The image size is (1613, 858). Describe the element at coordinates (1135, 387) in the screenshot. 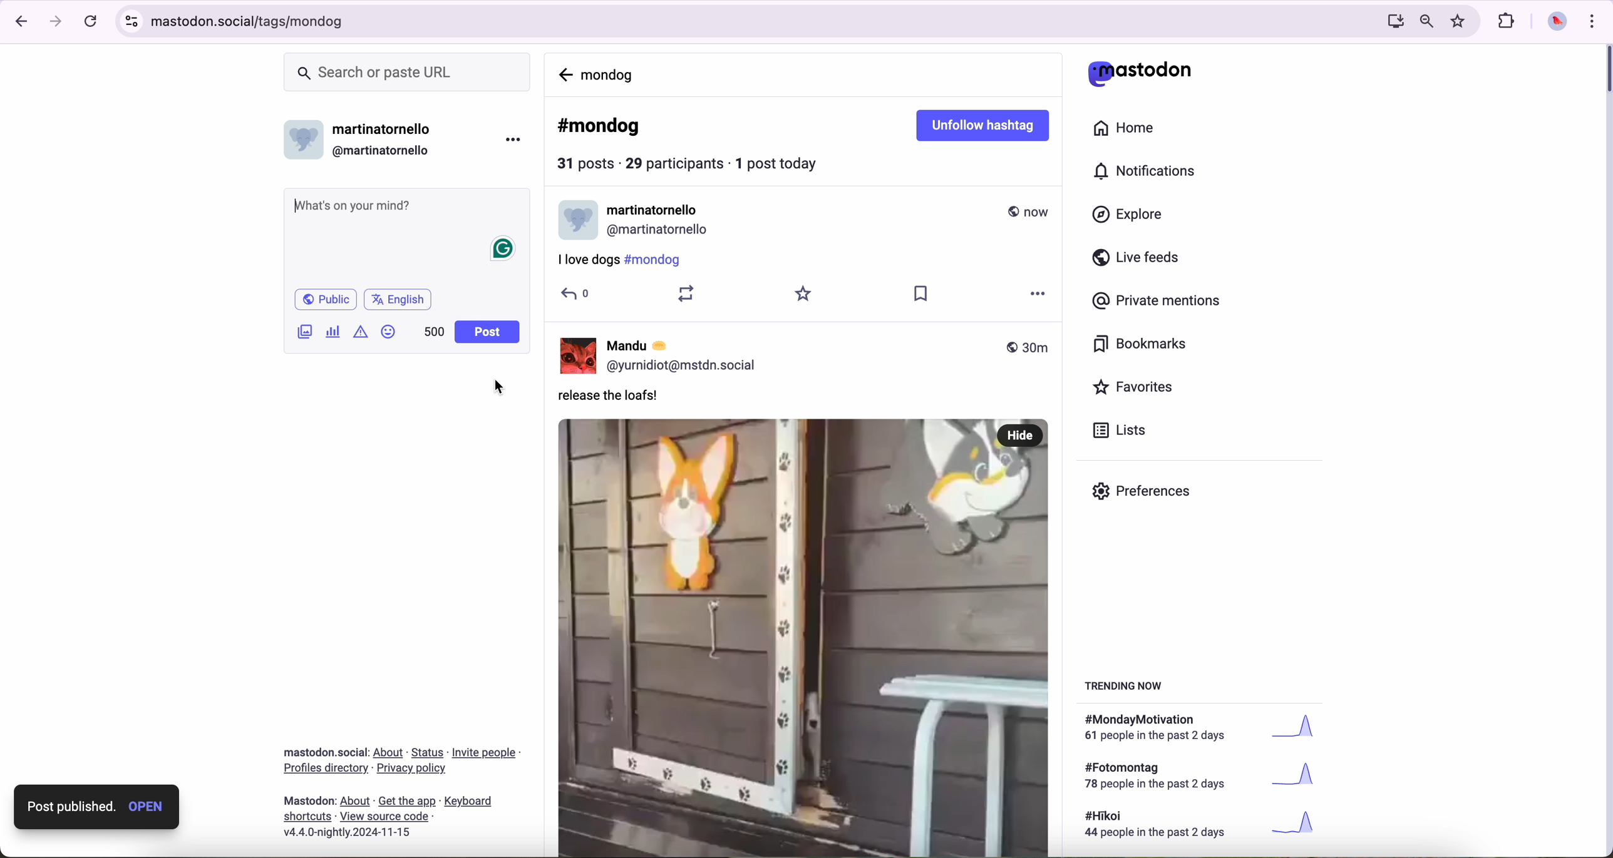

I see `favorites` at that location.